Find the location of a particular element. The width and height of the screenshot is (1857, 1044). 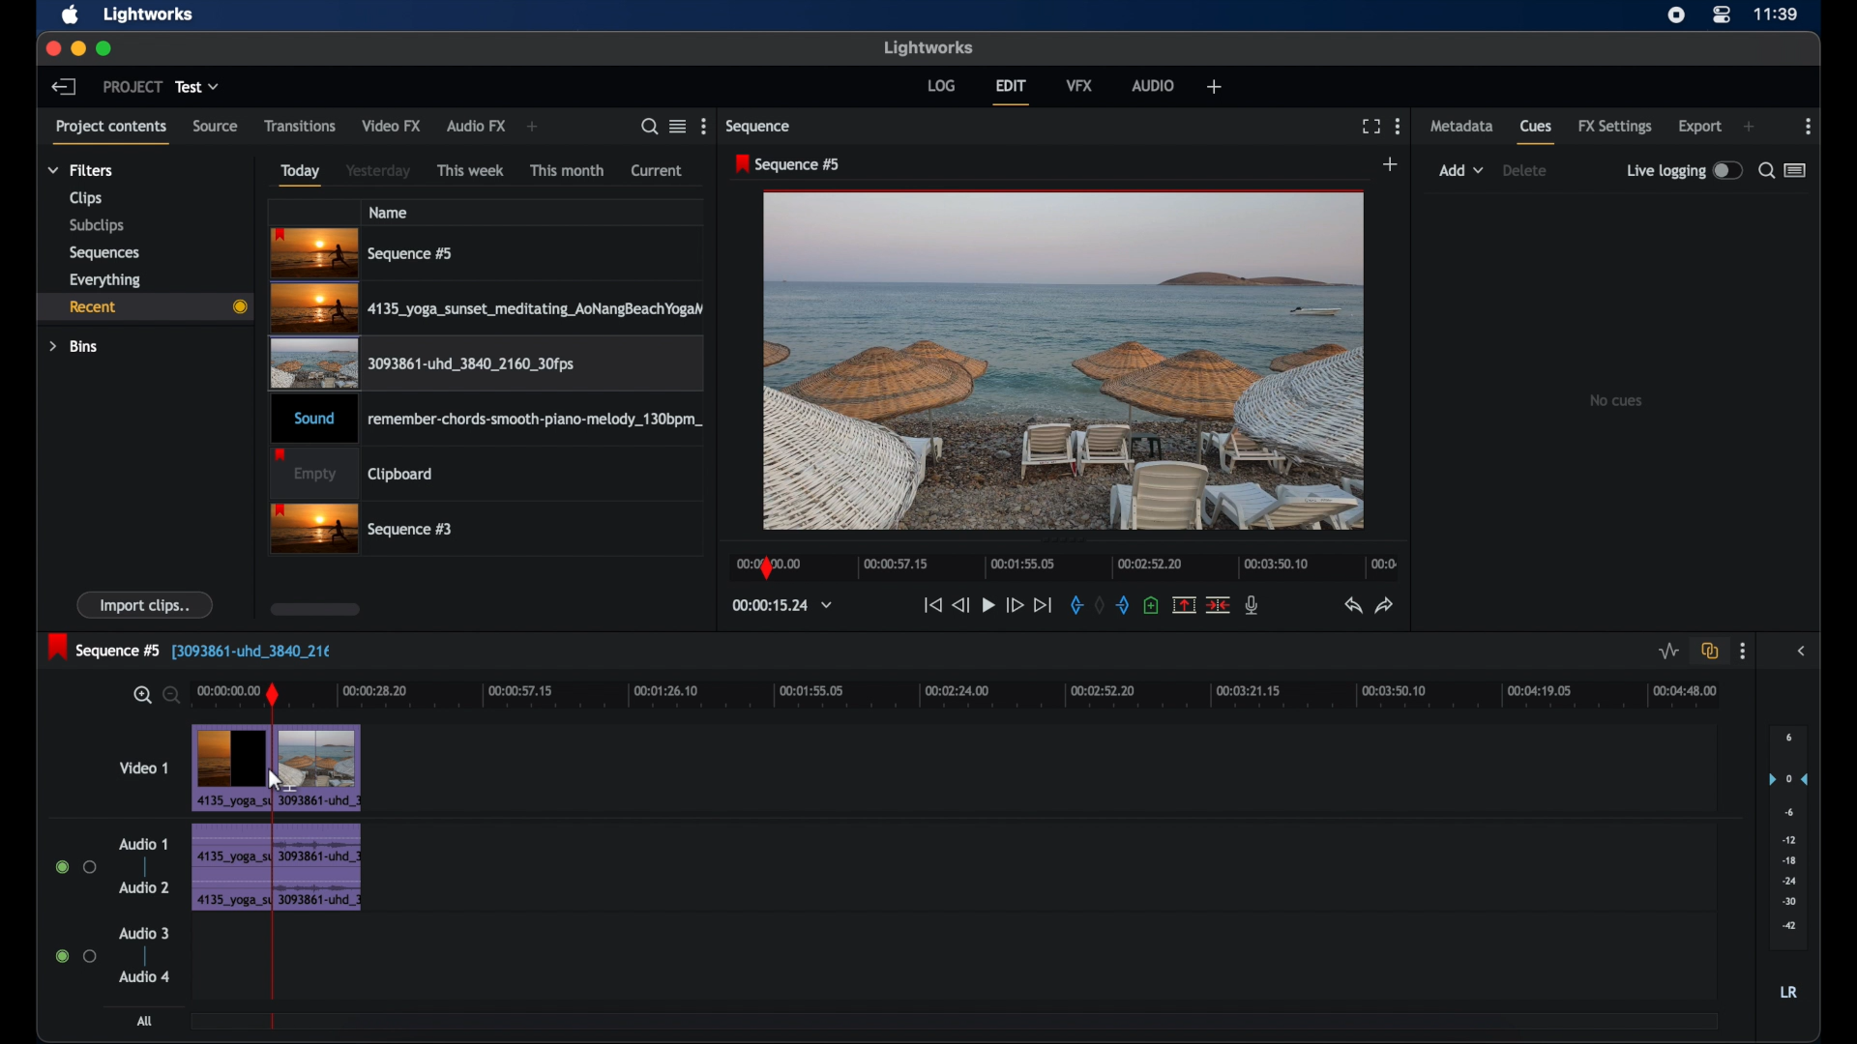

project is located at coordinates (132, 86).